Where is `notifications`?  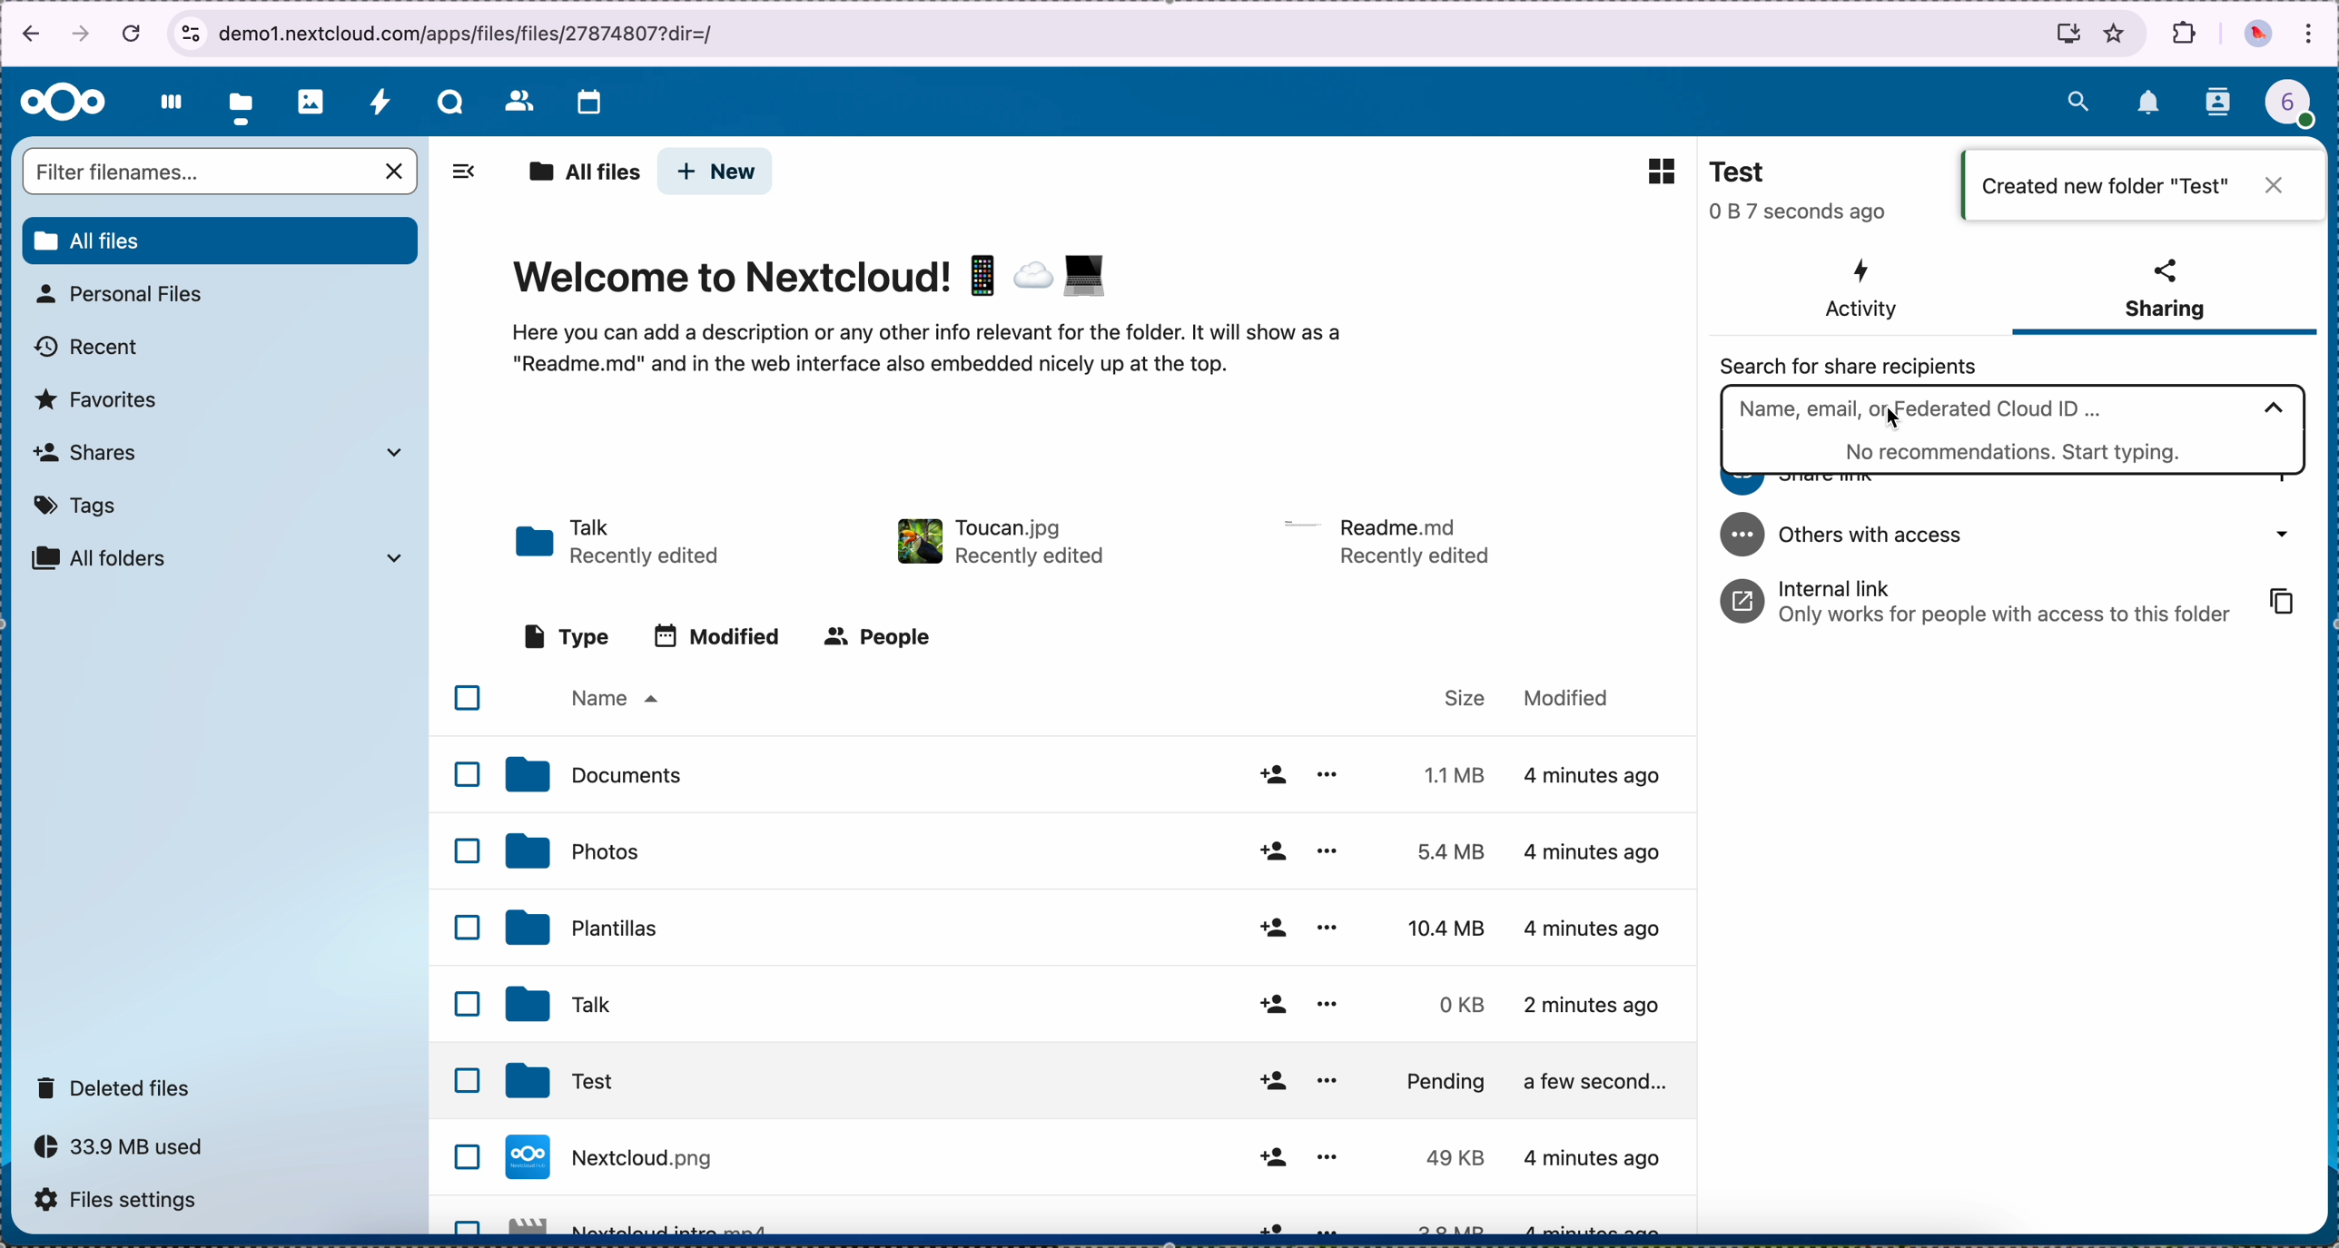
notifications is located at coordinates (2150, 104).